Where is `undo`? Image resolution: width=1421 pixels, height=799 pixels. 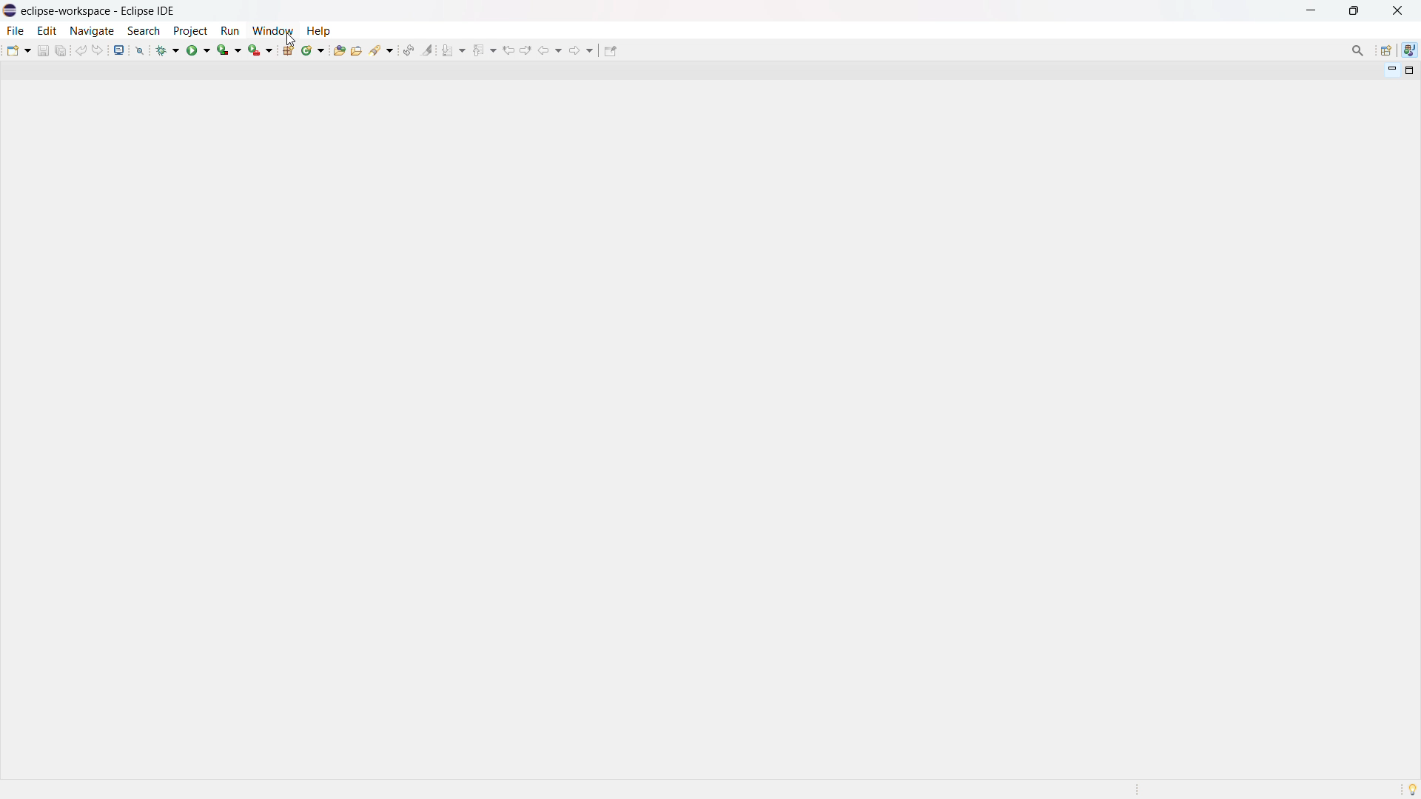 undo is located at coordinates (81, 50).